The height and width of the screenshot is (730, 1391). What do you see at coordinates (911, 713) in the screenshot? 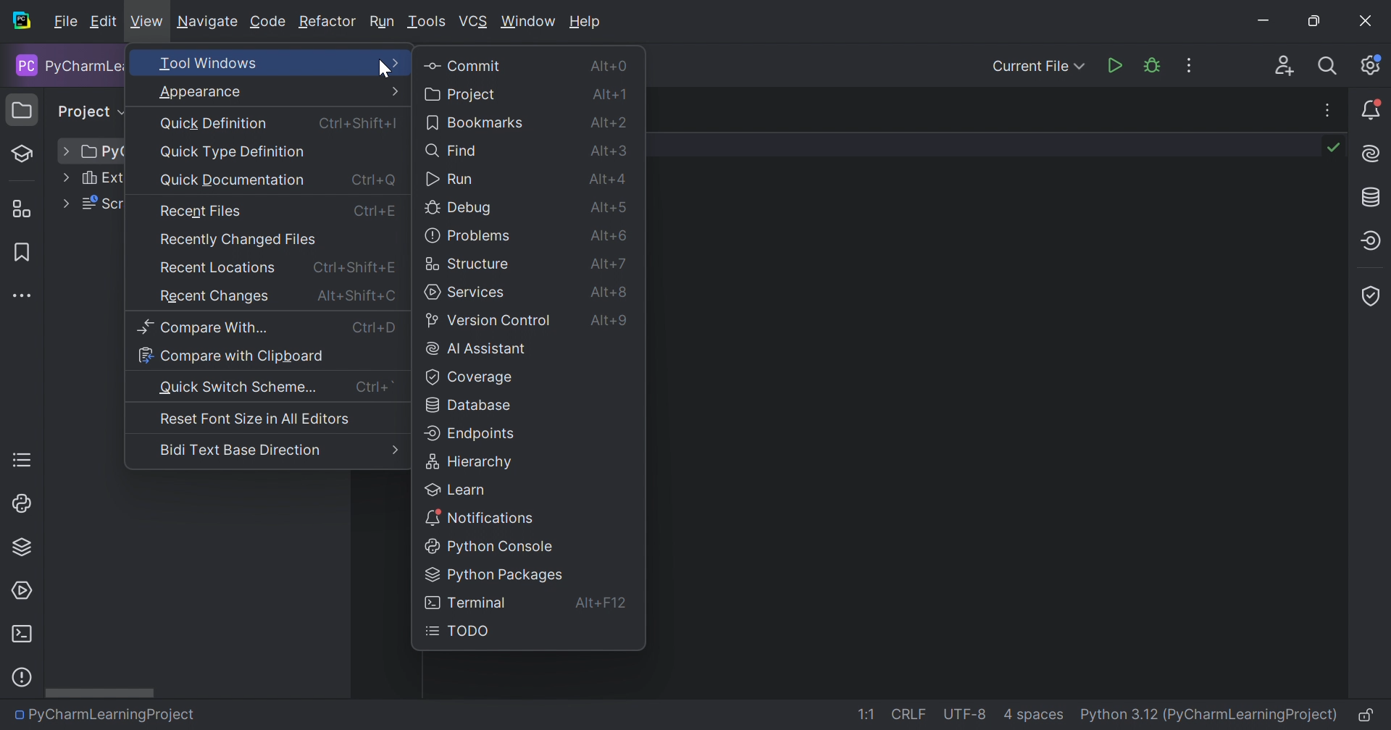
I see `CRLF` at bounding box center [911, 713].